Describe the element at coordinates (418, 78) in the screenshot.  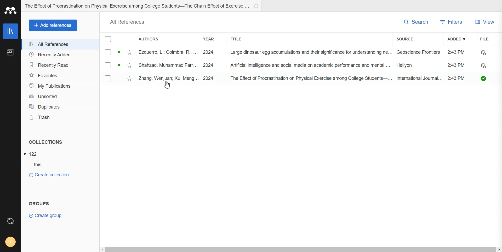
I see `International Journal...` at that location.